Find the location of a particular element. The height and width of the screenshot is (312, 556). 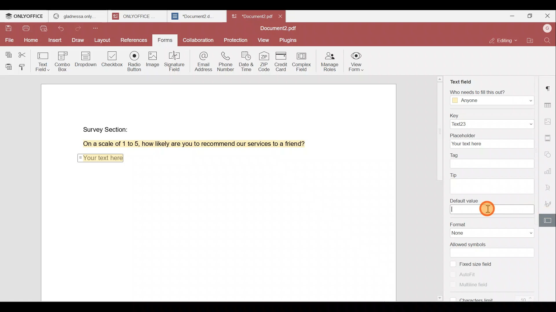

Cut is located at coordinates (24, 53).